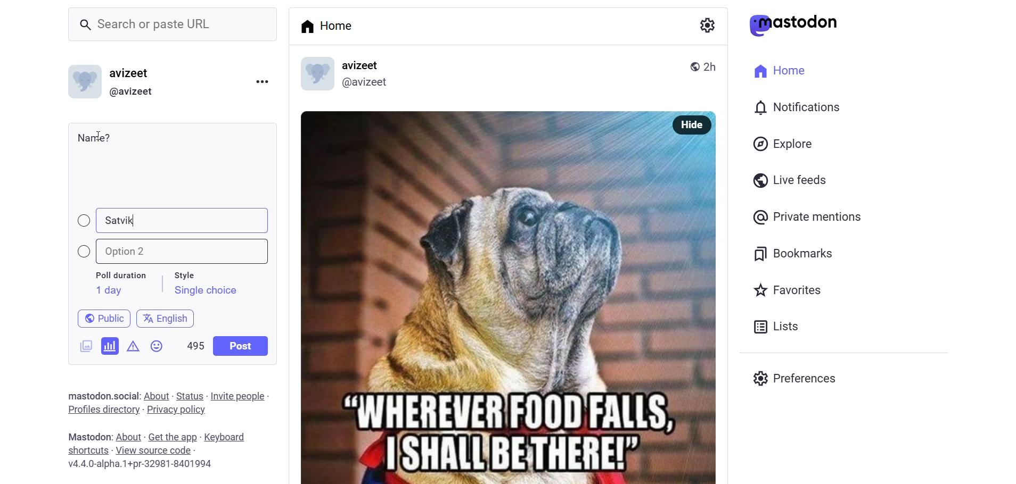 Image resolution: width=1016 pixels, height=484 pixels. I want to click on start writing option 1, so click(106, 220).